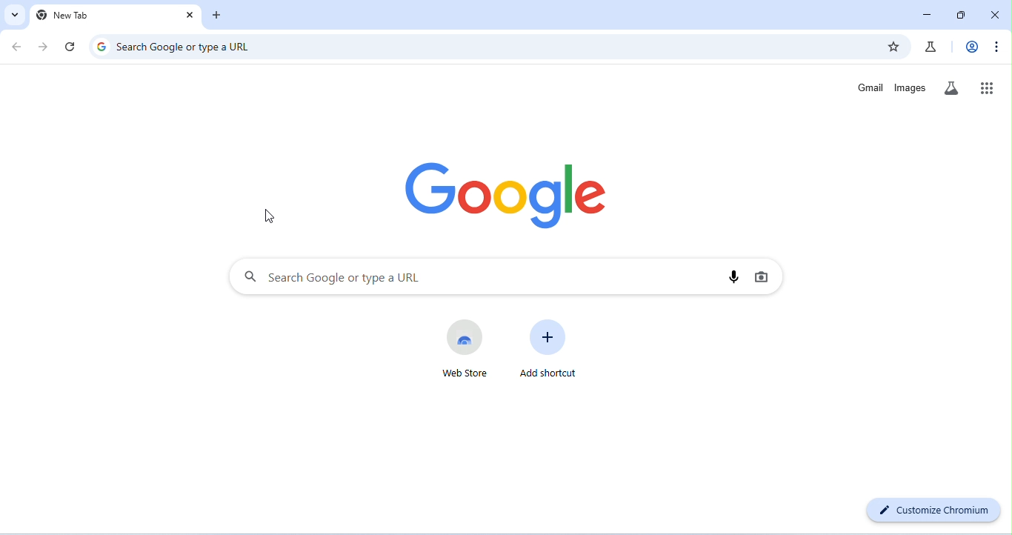 Image resolution: width=1012 pixels, height=535 pixels. Describe the element at coordinates (17, 46) in the screenshot. I see `go back` at that location.